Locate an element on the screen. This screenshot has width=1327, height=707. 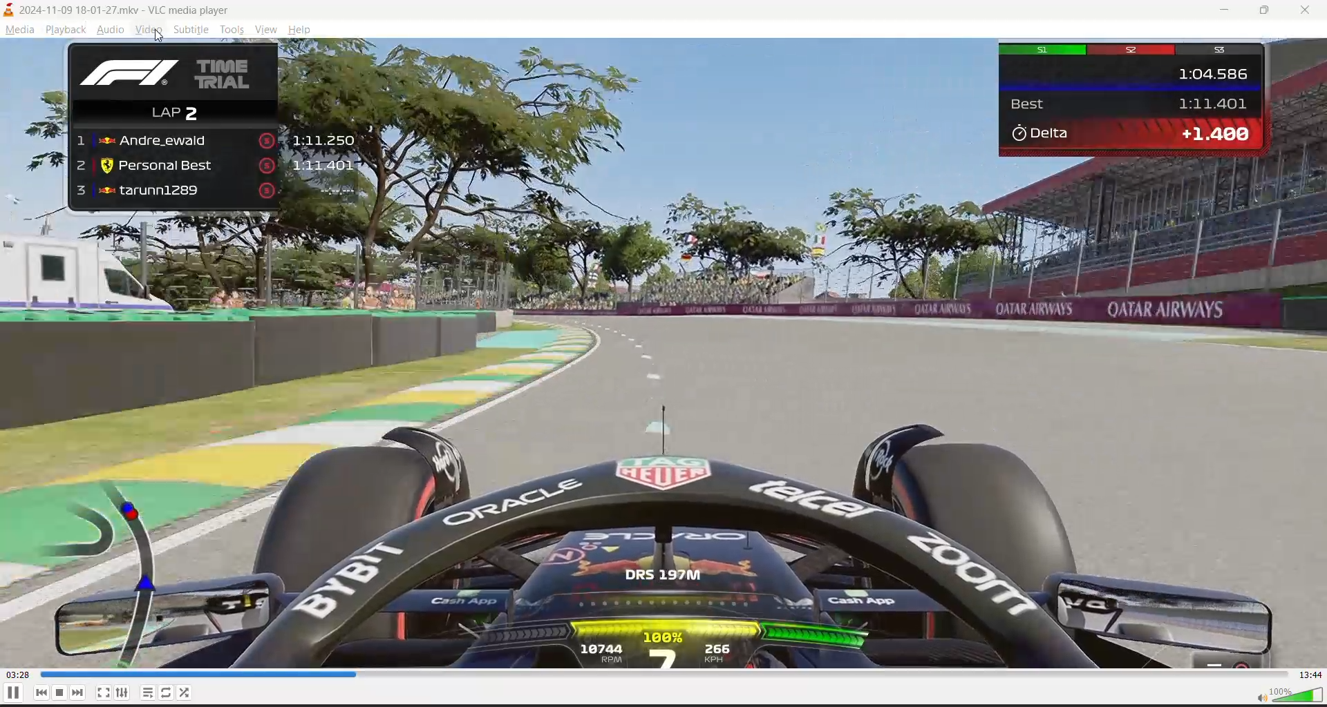
maximize is located at coordinates (1268, 11).